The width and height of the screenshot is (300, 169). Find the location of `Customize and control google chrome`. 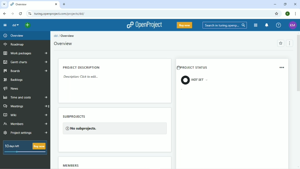

Customize and control google chrome is located at coordinates (296, 13).